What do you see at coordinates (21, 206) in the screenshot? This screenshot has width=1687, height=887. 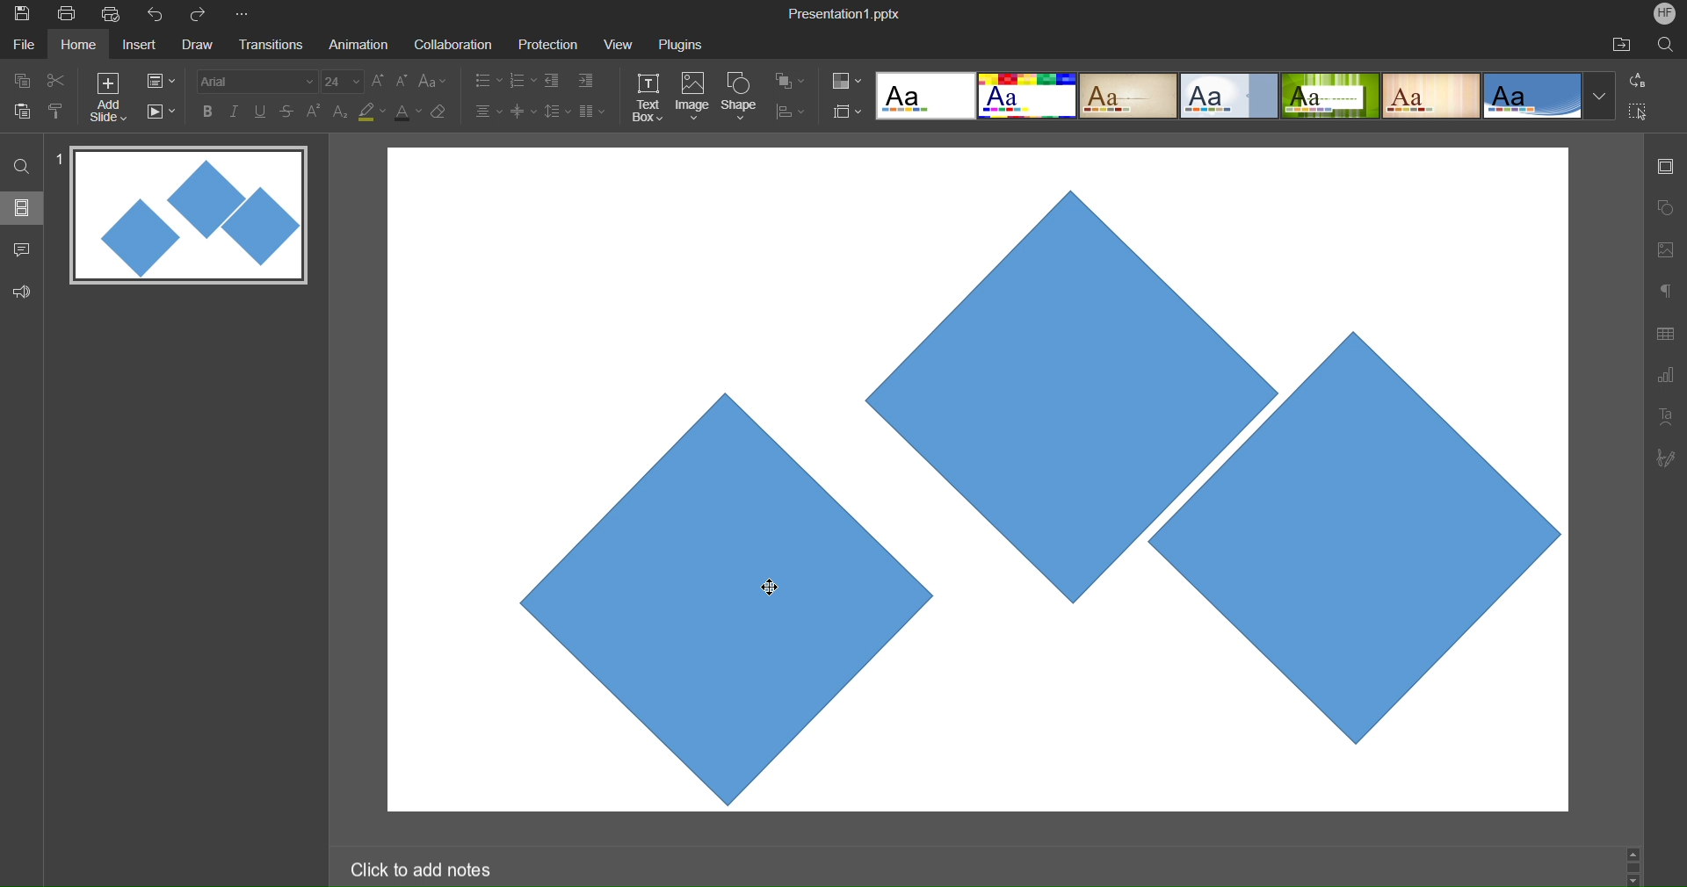 I see `View slides` at bounding box center [21, 206].